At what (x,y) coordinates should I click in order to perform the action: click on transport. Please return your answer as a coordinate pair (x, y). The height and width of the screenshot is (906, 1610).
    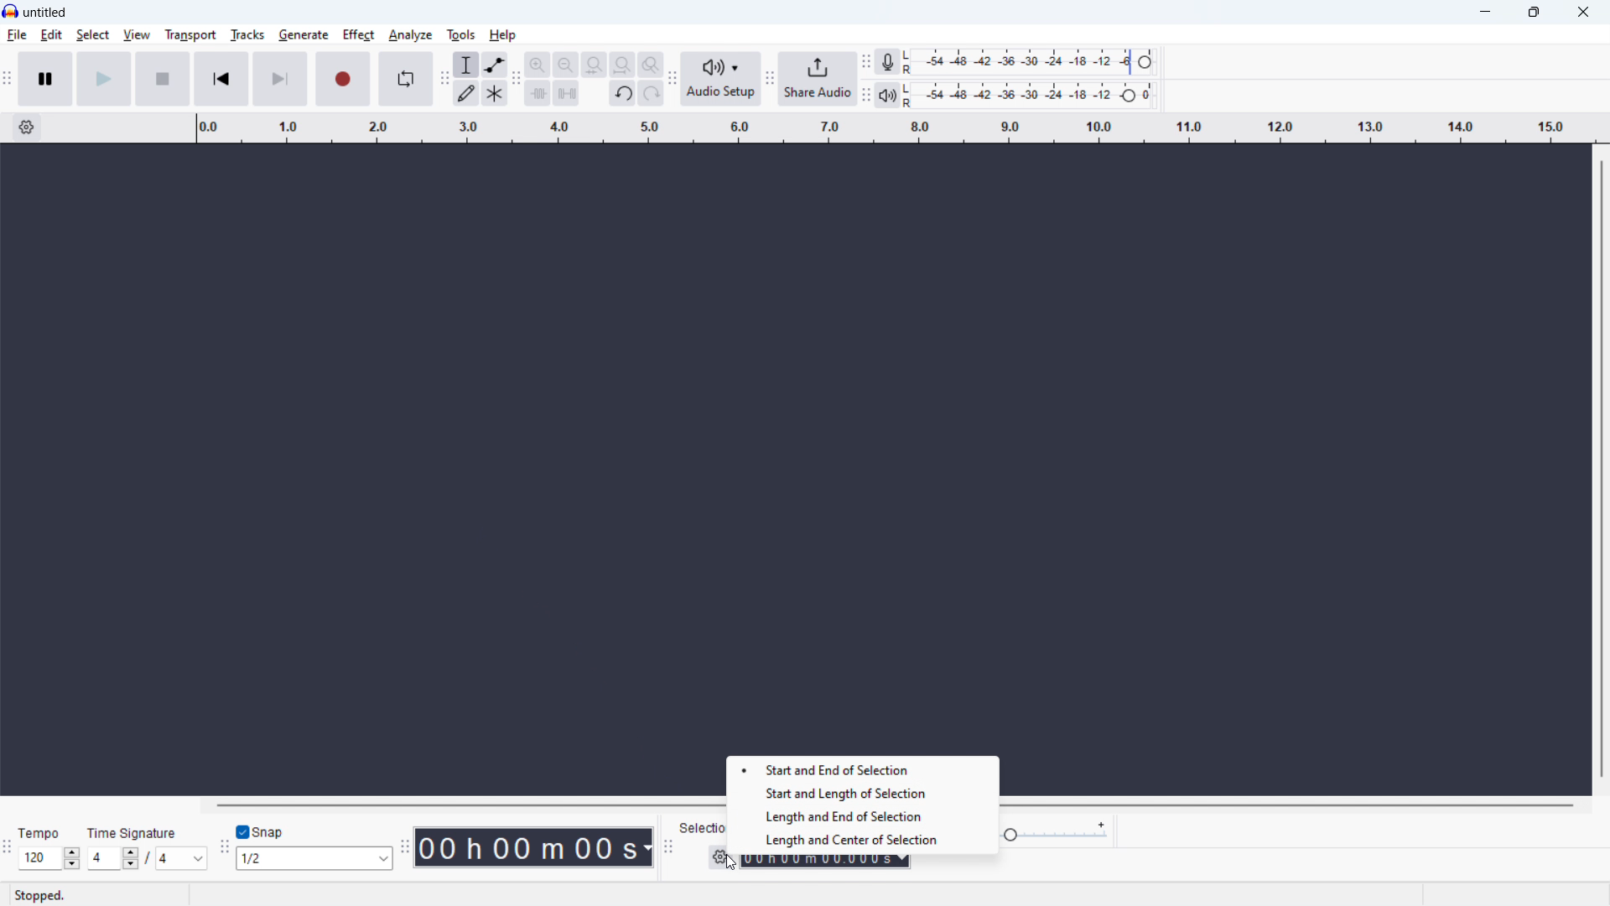
    Looking at the image, I should click on (191, 35).